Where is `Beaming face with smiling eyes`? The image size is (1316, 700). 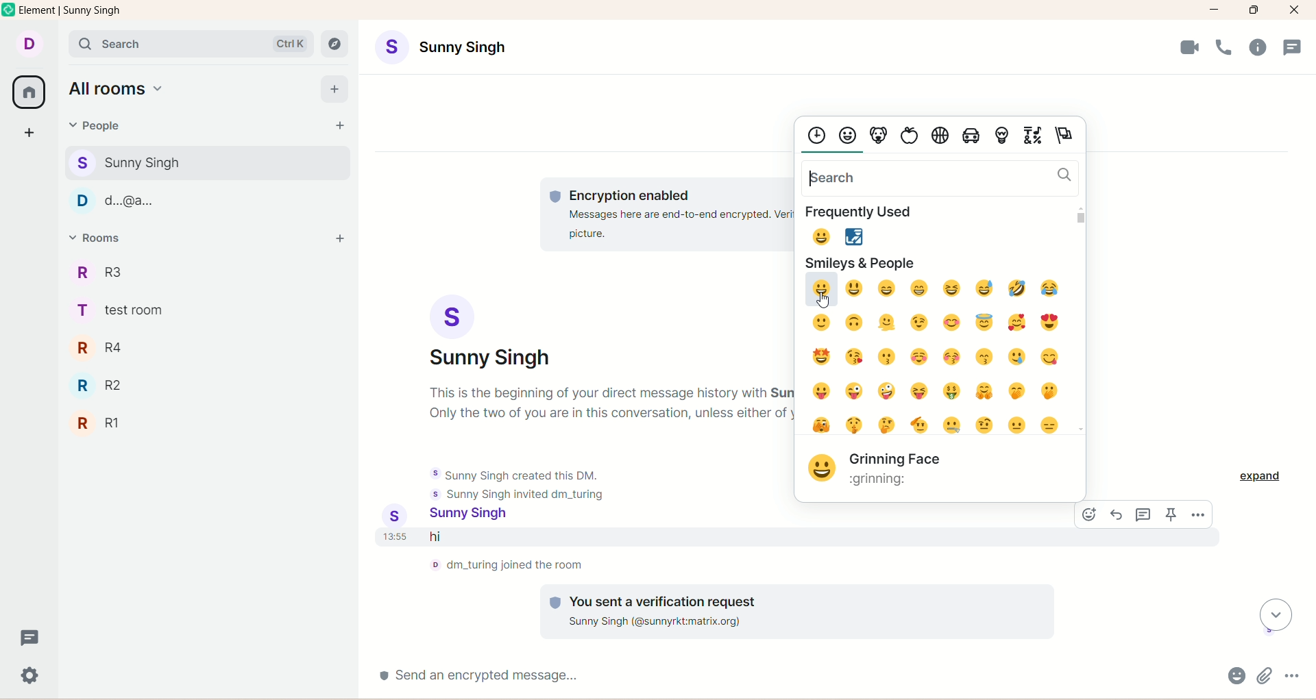
Beaming face with smiling eyes is located at coordinates (920, 288).